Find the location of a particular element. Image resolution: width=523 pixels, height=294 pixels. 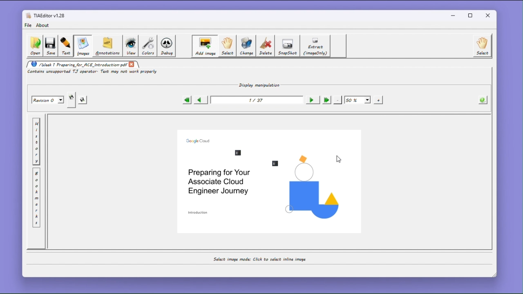

Delete  is located at coordinates (266, 46).